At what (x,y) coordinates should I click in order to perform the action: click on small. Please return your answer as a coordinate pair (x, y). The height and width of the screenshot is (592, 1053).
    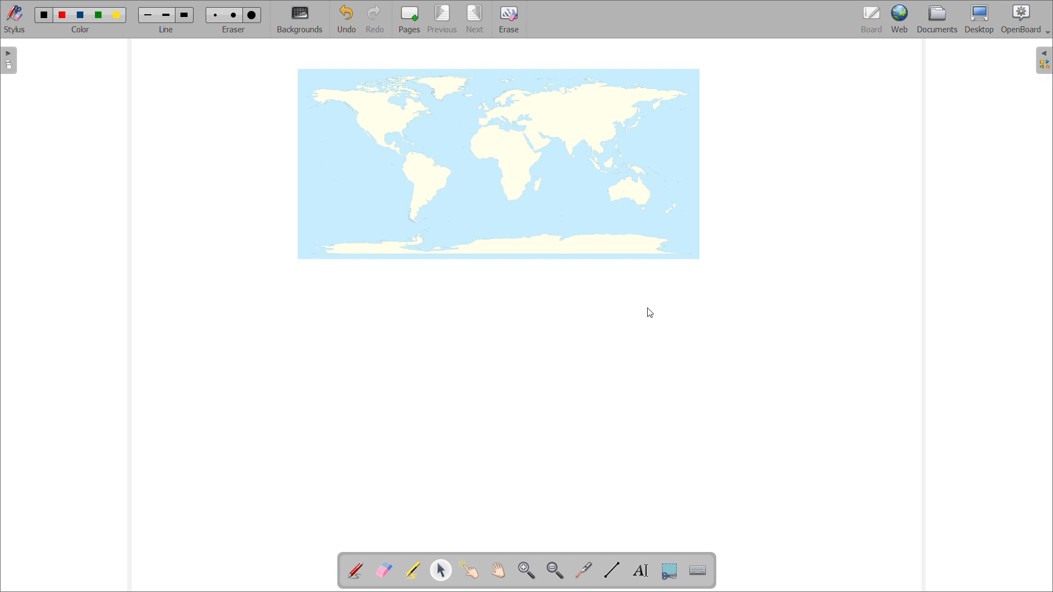
    Looking at the image, I should click on (216, 15).